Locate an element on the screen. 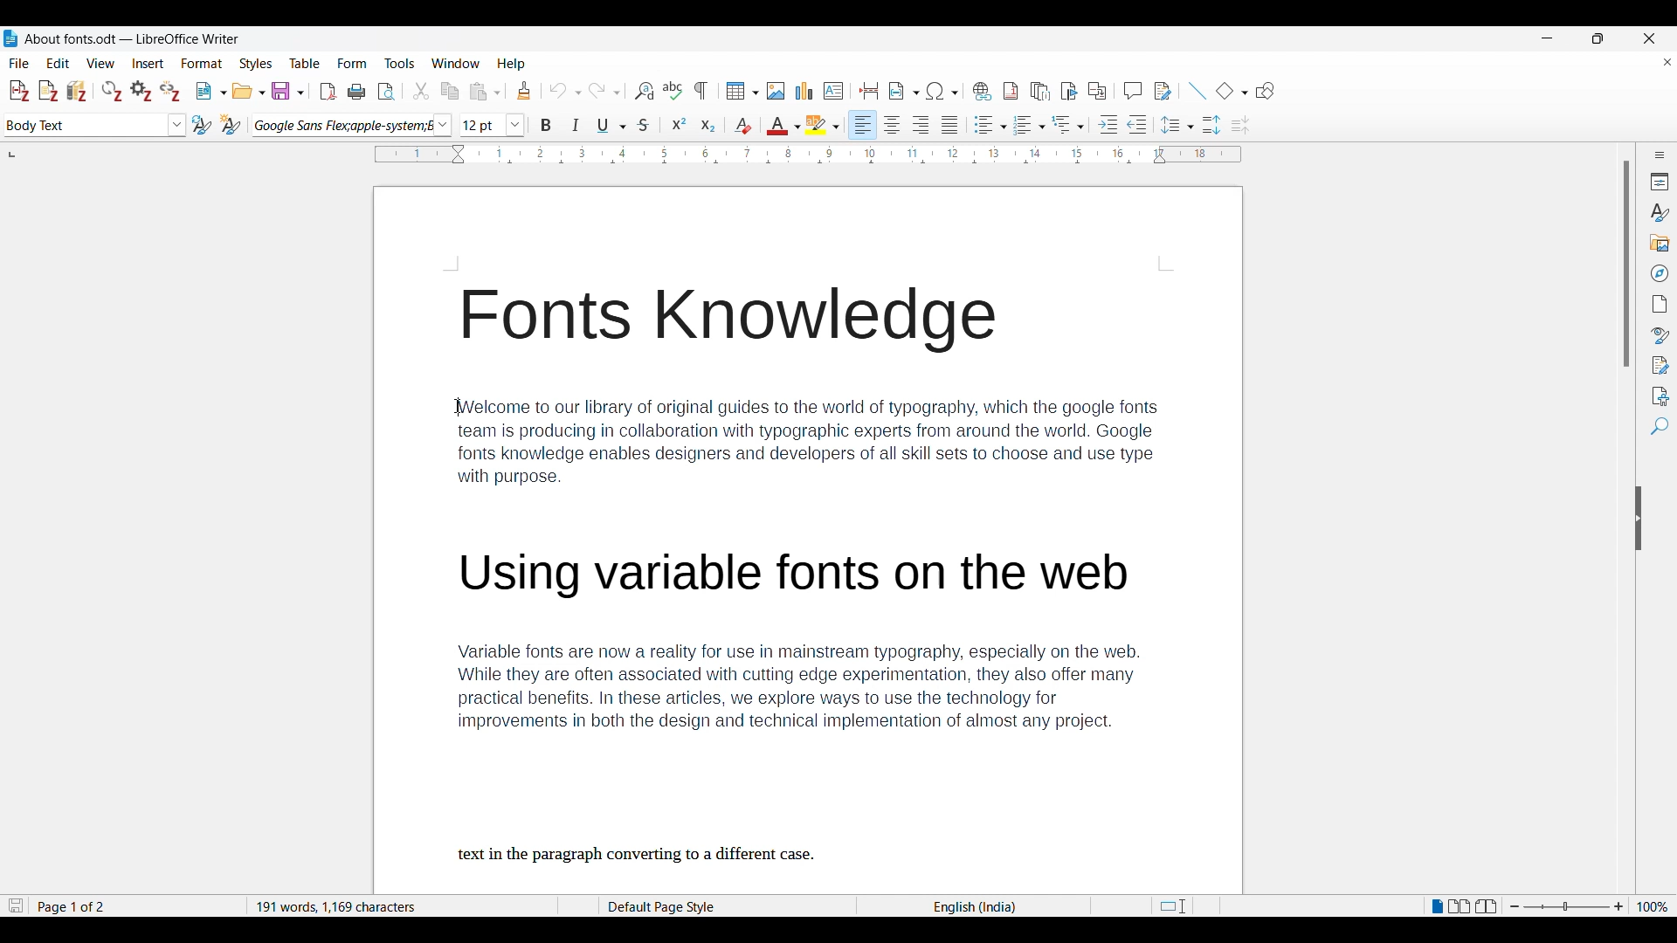  Properties is located at coordinates (1660, 182).